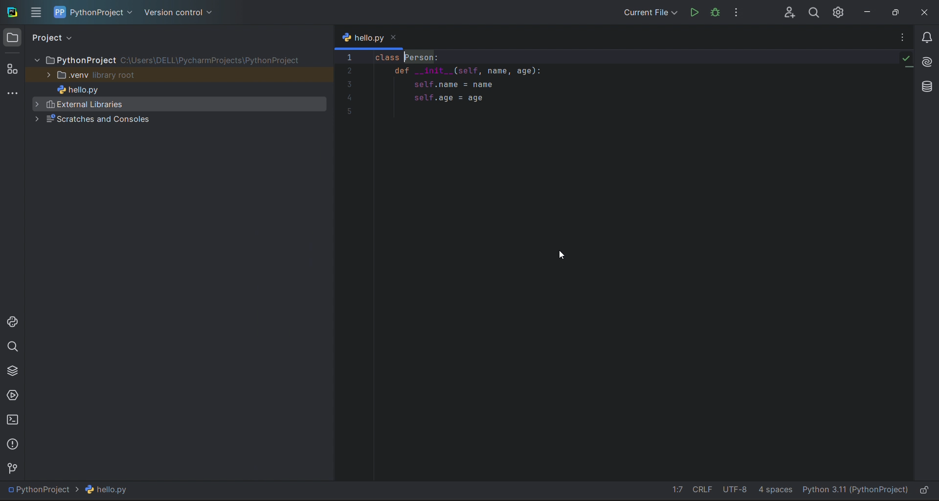  I want to click on class [Person:
def init__(self, name, age):
self.name = name
self.age = age, so click(481, 82).